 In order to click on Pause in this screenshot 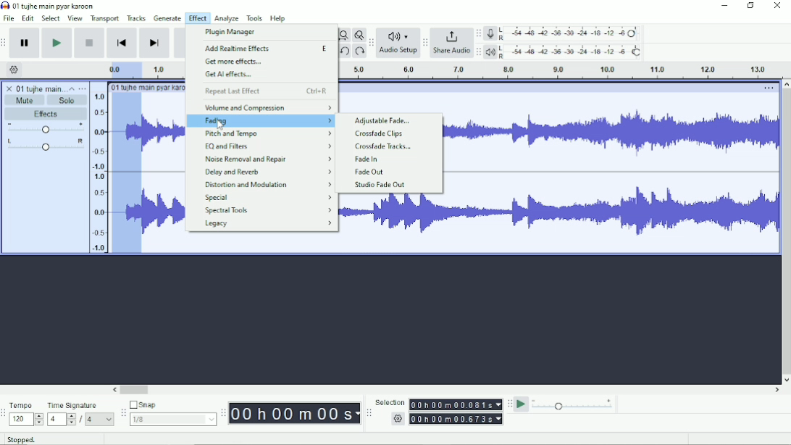, I will do `click(25, 43)`.